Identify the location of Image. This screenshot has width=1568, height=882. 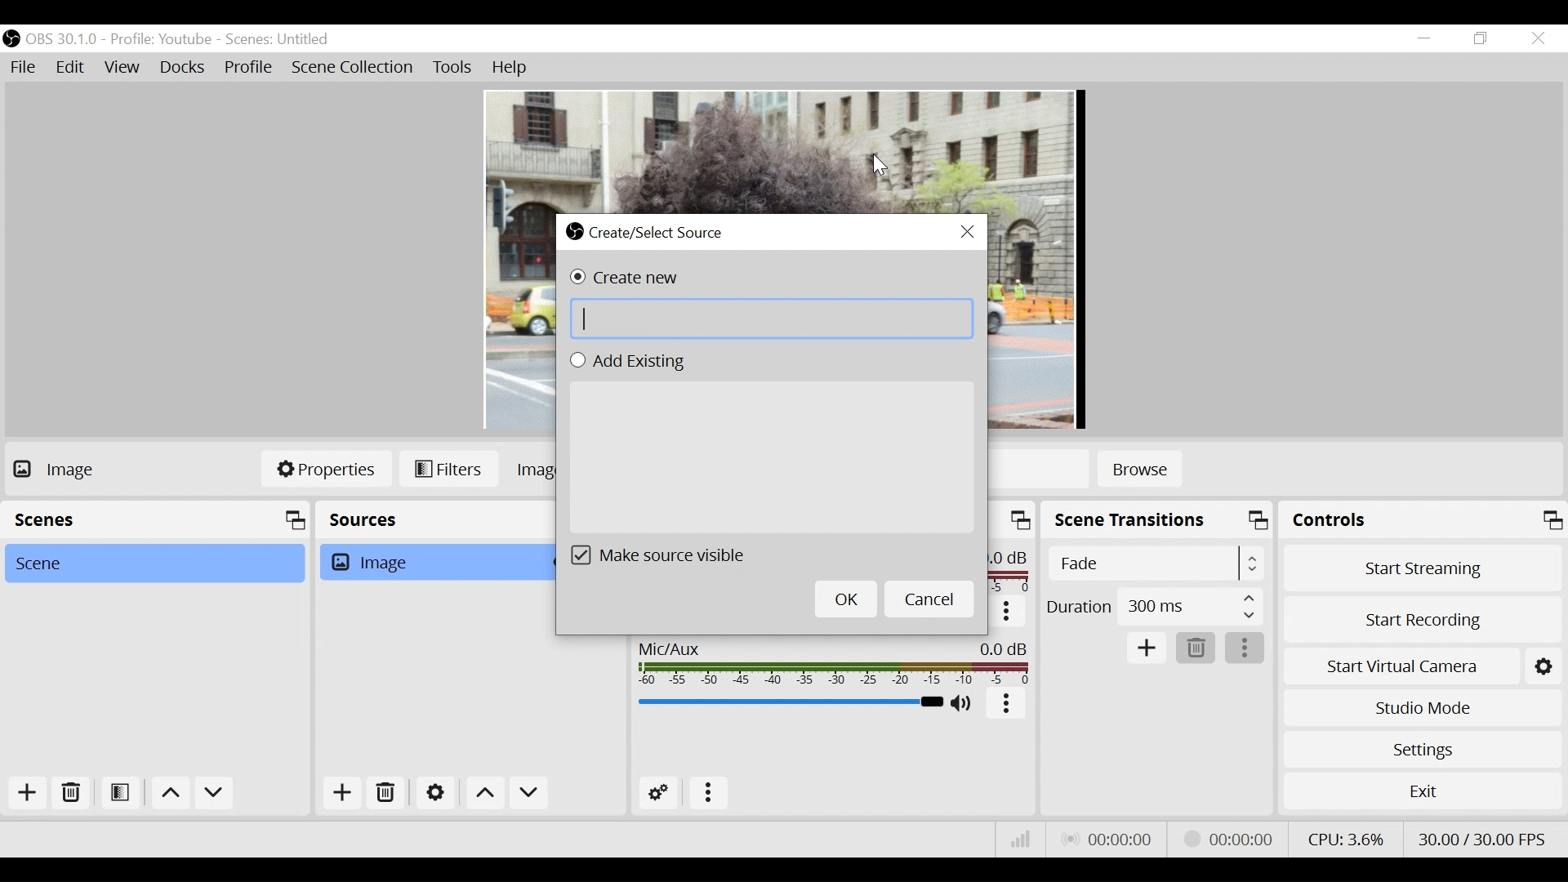
(434, 562).